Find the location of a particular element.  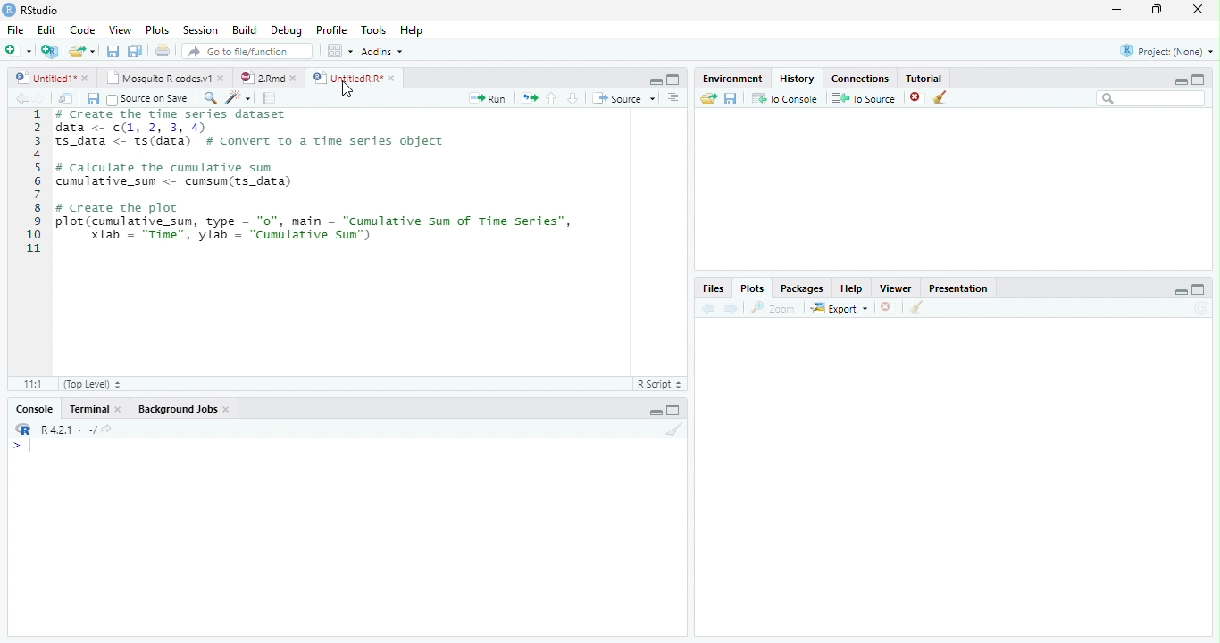

R 4.0.1 is located at coordinates (70, 428).